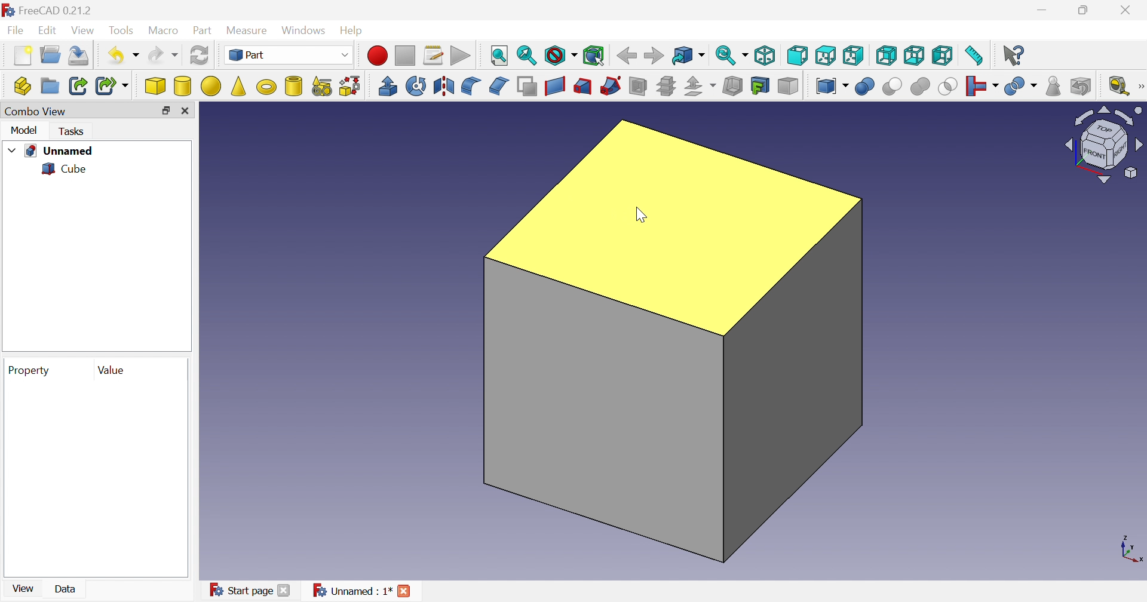 The width and height of the screenshot is (1147, 602). What do you see at coordinates (949, 86) in the screenshot?
I see `Intersection` at bounding box center [949, 86].